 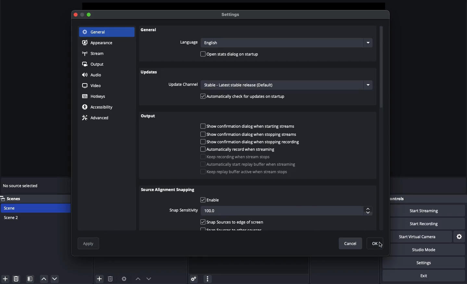 I want to click on Accessibility , so click(x=98, y=107).